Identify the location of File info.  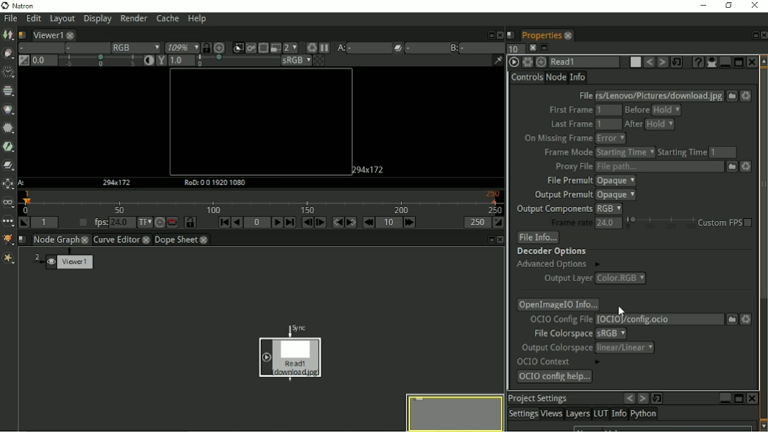
(539, 237).